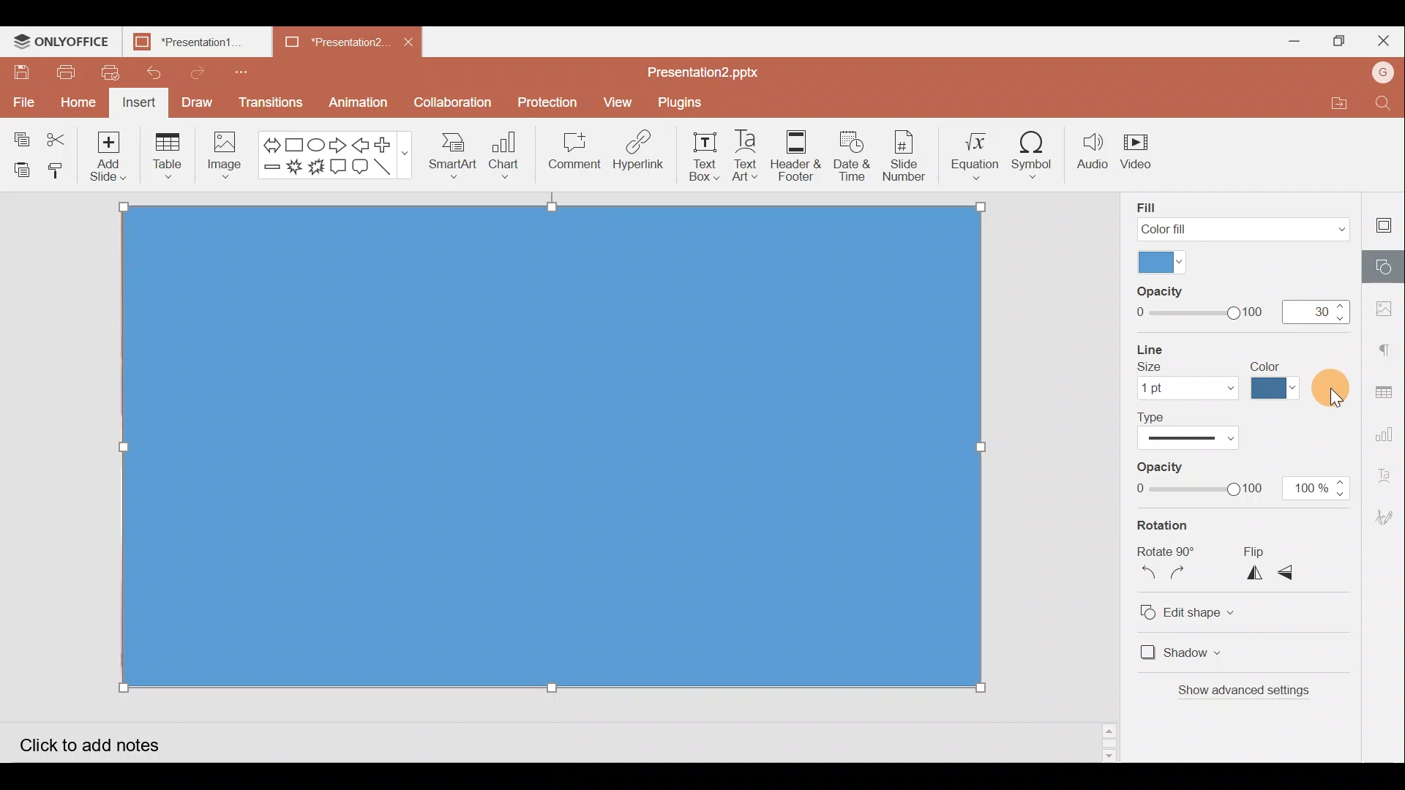  What do you see at coordinates (1141, 157) in the screenshot?
I see `Video` at bounding box center [1141, 157].